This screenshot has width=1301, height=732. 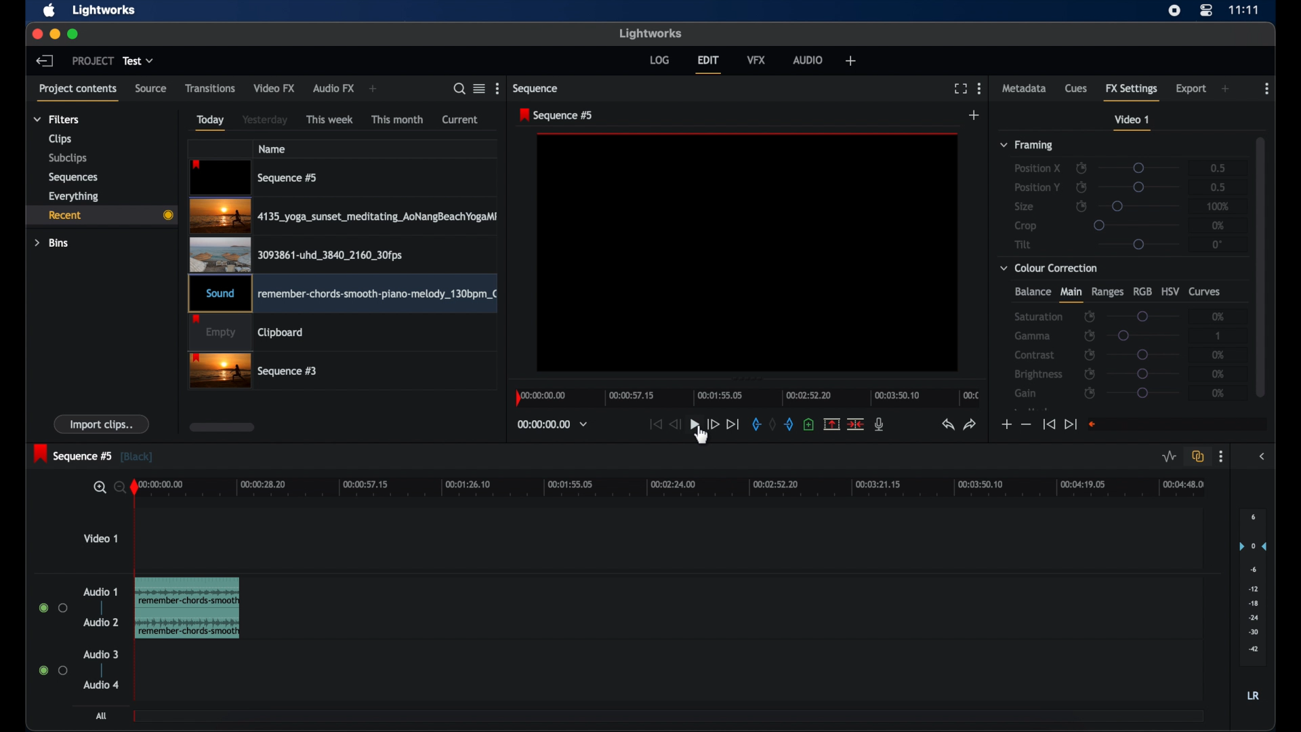 I want to click on source, so click(x=151, y=89).